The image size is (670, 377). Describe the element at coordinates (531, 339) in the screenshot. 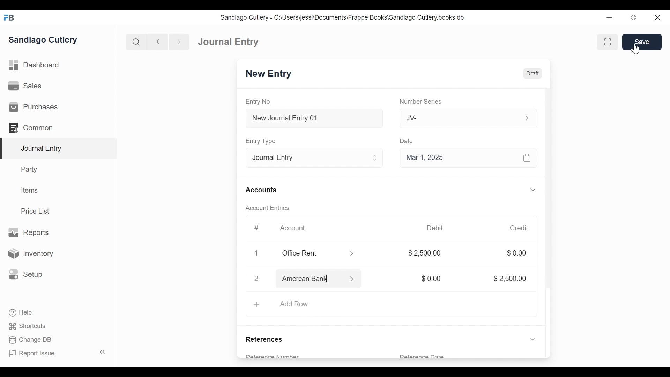

I see `expand/collapse` at that location.